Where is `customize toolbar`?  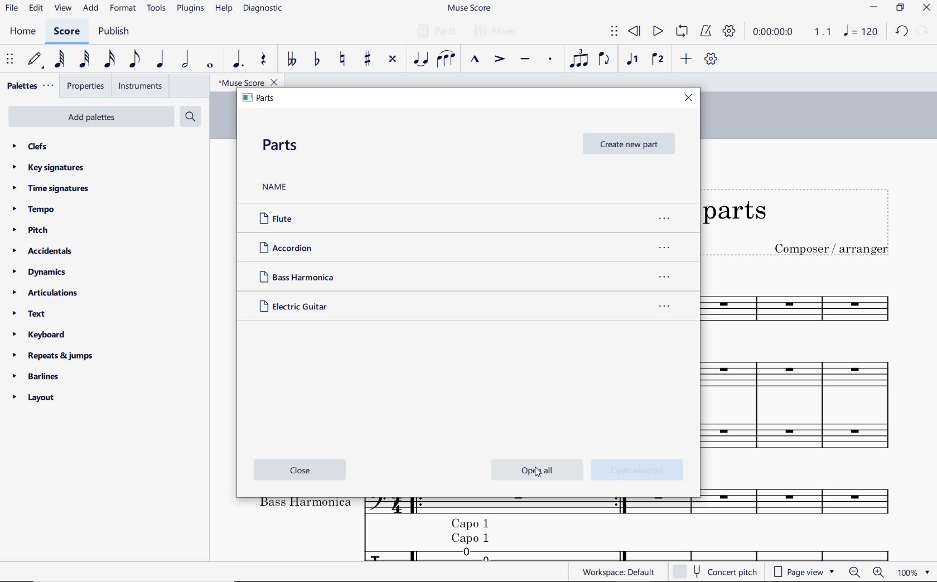 customize toolbar is located at coordinates (711, 60).